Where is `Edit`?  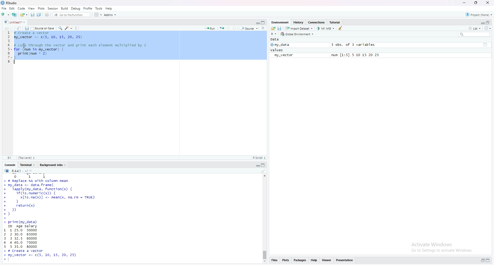
Edit is located at coordinates (12, 8).